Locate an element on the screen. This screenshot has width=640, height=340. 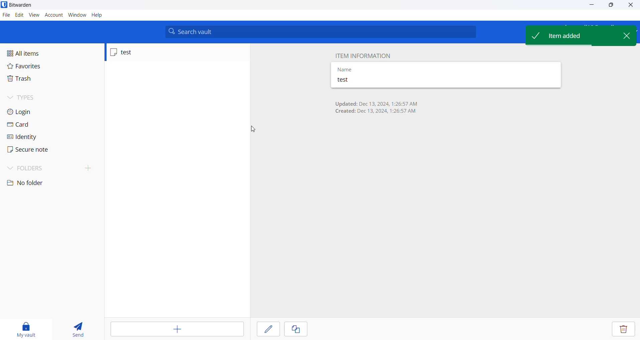
identity is located at coordinates (36, 137).